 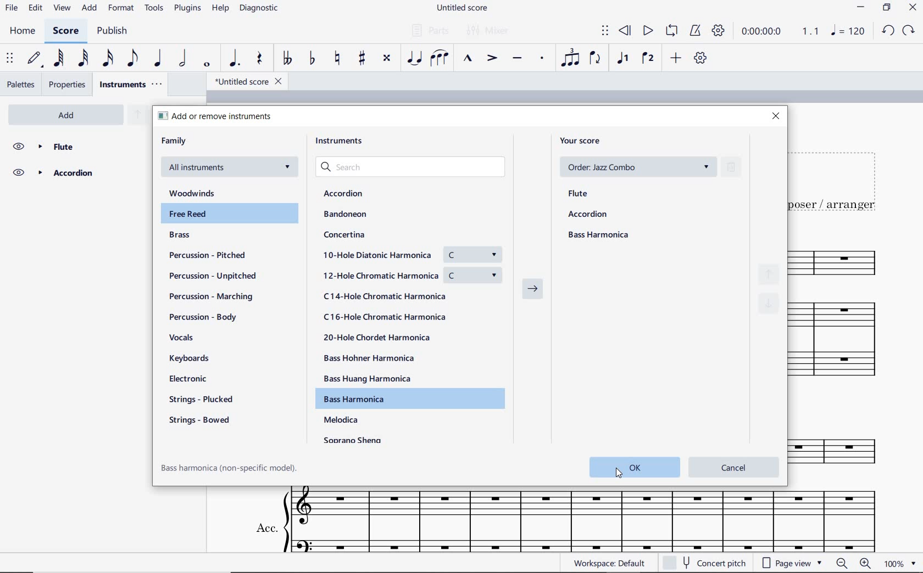 What do you see at coordinates (672, 31) in the screenshot?
I see `loop playback` at bounding box center [672, 31].